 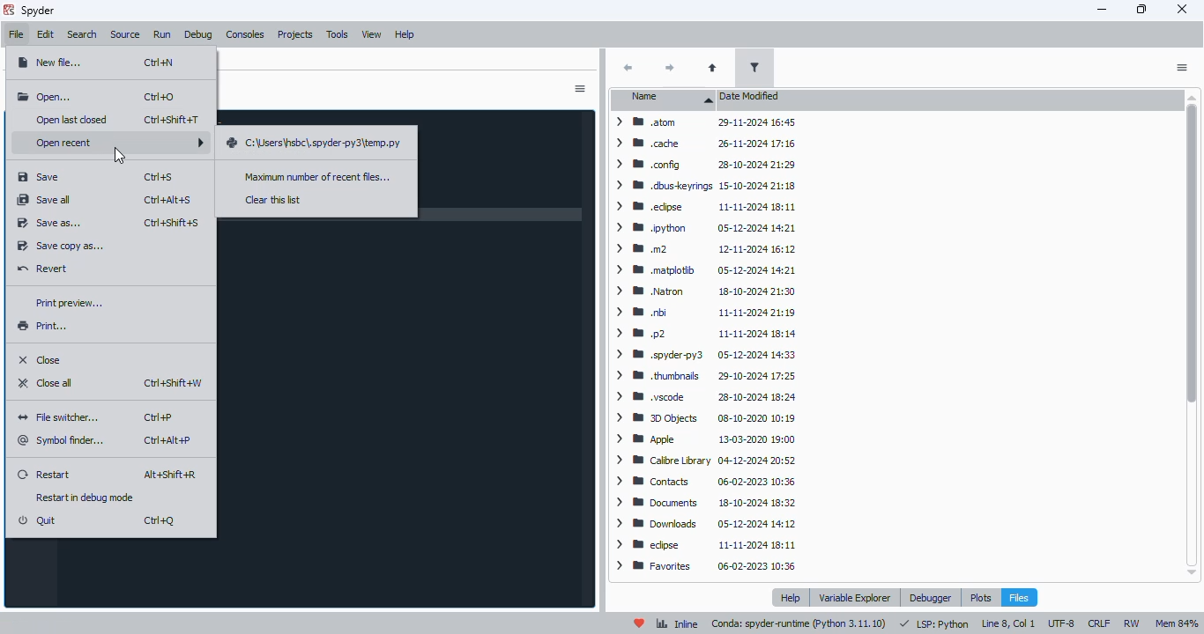 I want to click on save copy as, so click(x=60, y=247).